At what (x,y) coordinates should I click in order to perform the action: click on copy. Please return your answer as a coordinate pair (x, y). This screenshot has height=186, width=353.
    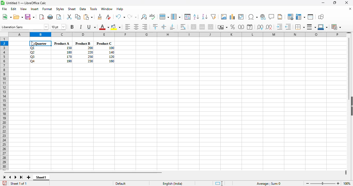
    Looking at the image, I should click on (78, 17).